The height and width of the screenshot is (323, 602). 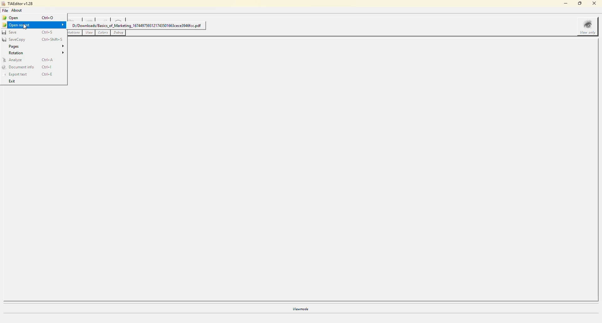 I want to click on maximize, so click(x=579, y=4).